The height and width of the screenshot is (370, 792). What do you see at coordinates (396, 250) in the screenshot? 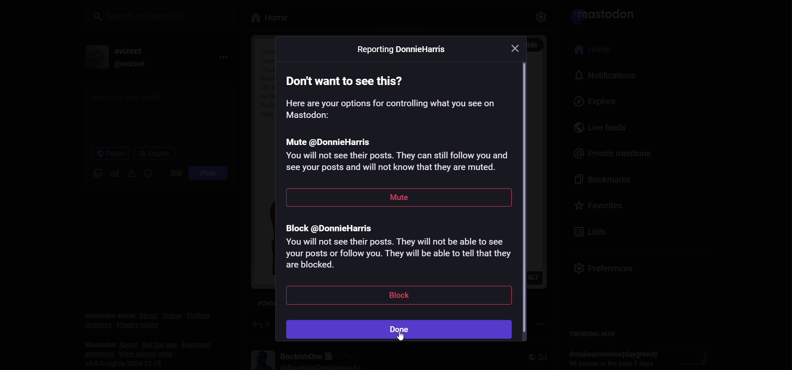
I see `Block @DonnieHarris

You will not see their posts. They will not be able to see
your posts or follow you. They will be able to tell that they
are blocked.` at bounding box center [396, 250].